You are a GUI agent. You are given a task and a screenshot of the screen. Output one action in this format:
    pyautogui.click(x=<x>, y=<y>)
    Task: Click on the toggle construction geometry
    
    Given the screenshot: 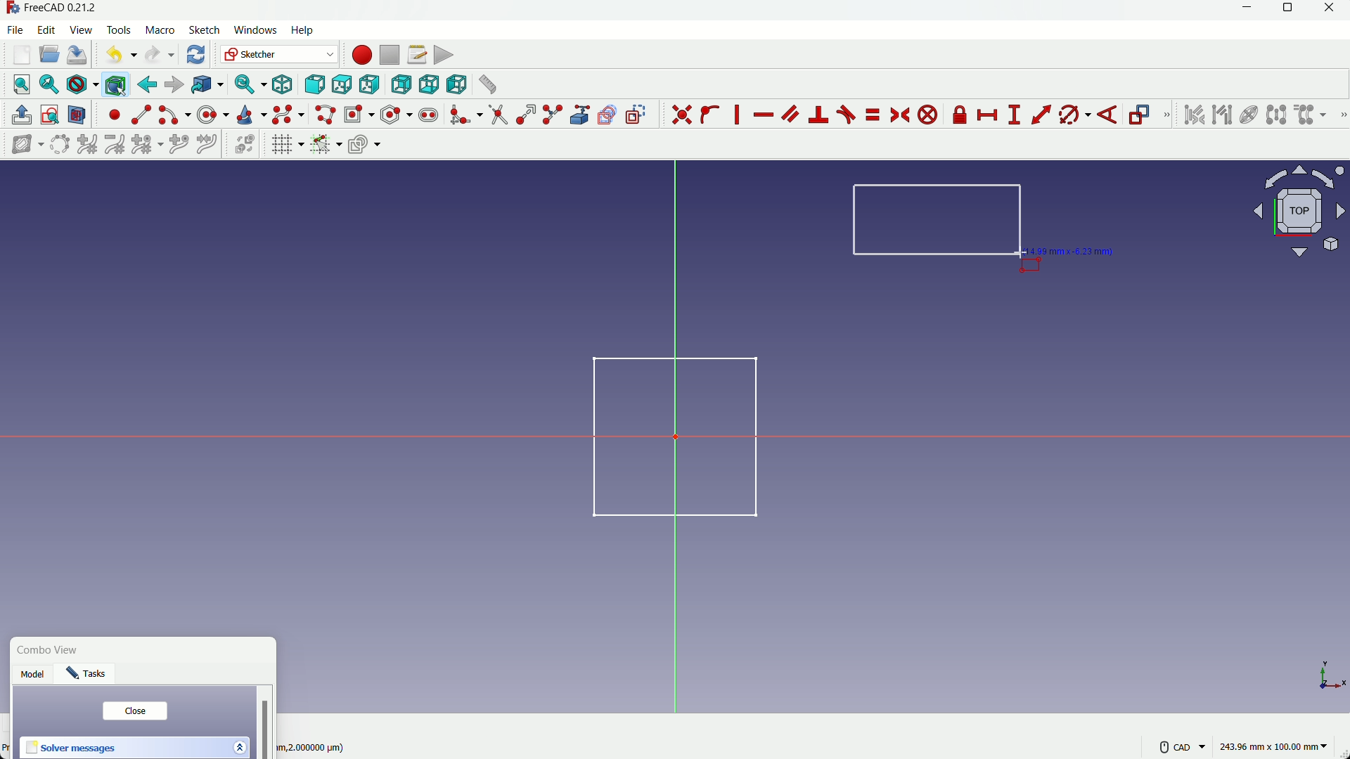 What is the action you would take?
    pyautogui.click(x=637, y=114)
    